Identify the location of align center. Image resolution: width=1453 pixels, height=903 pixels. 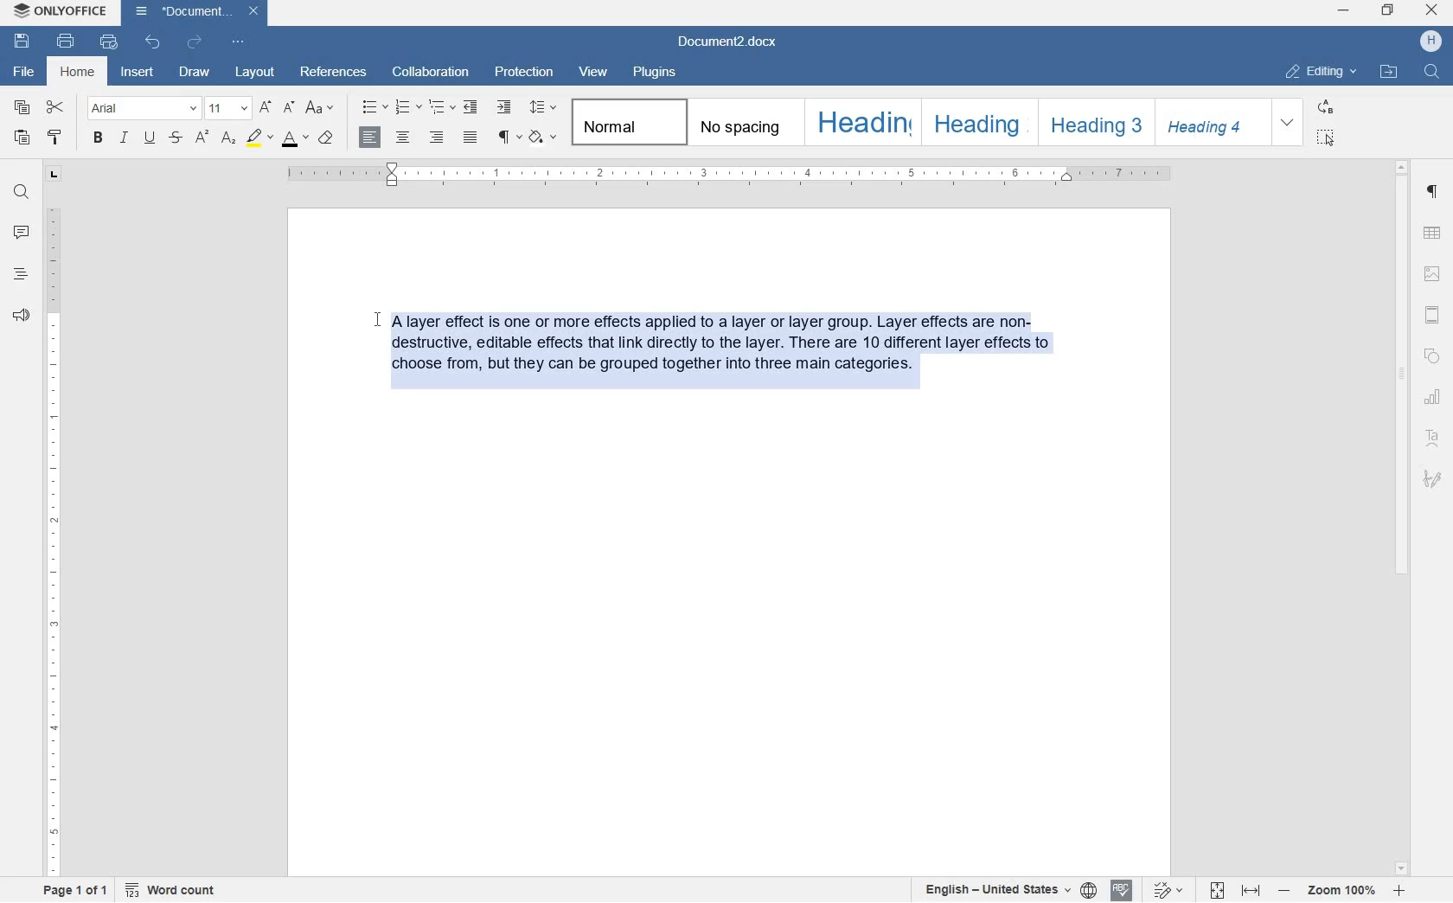
(401, 138).